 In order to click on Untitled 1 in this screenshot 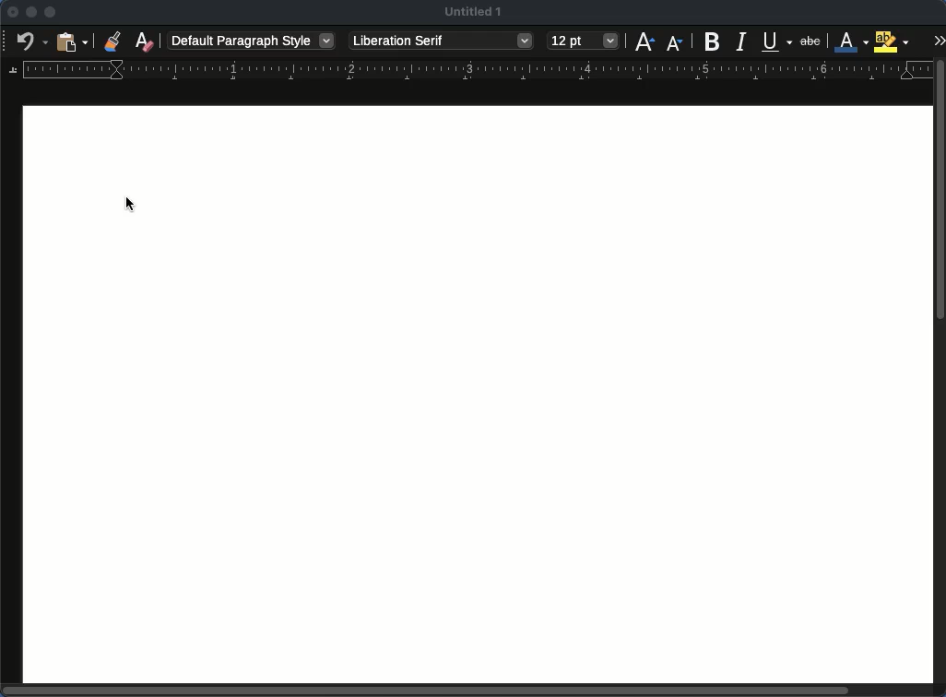, I will do `click(472, 12)`.